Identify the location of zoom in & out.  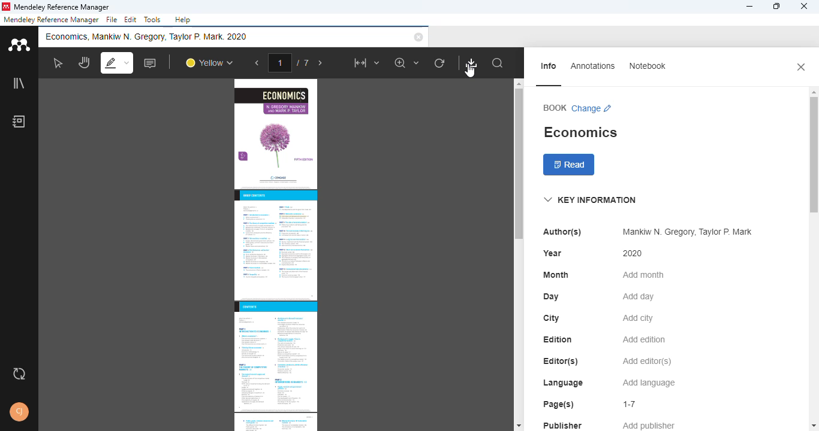
(408, 63).